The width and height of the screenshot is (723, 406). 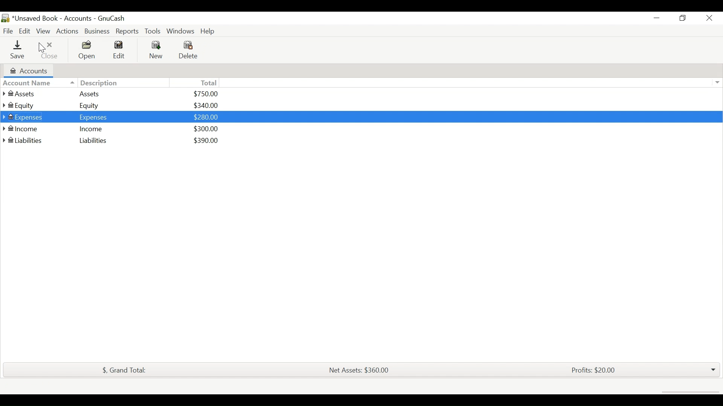 I want to click on $750.00, so click(x=207, y=93).